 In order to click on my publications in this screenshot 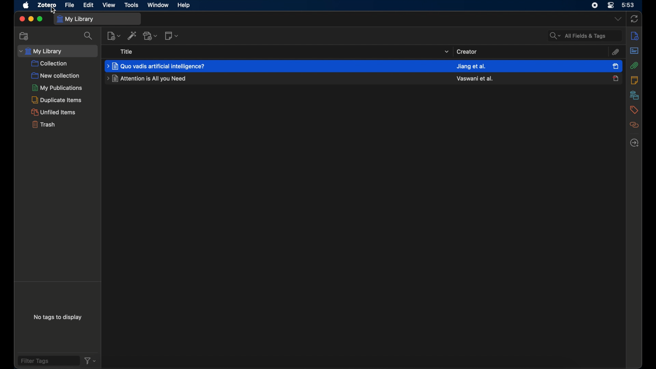, I will do `click(58, 88)`.